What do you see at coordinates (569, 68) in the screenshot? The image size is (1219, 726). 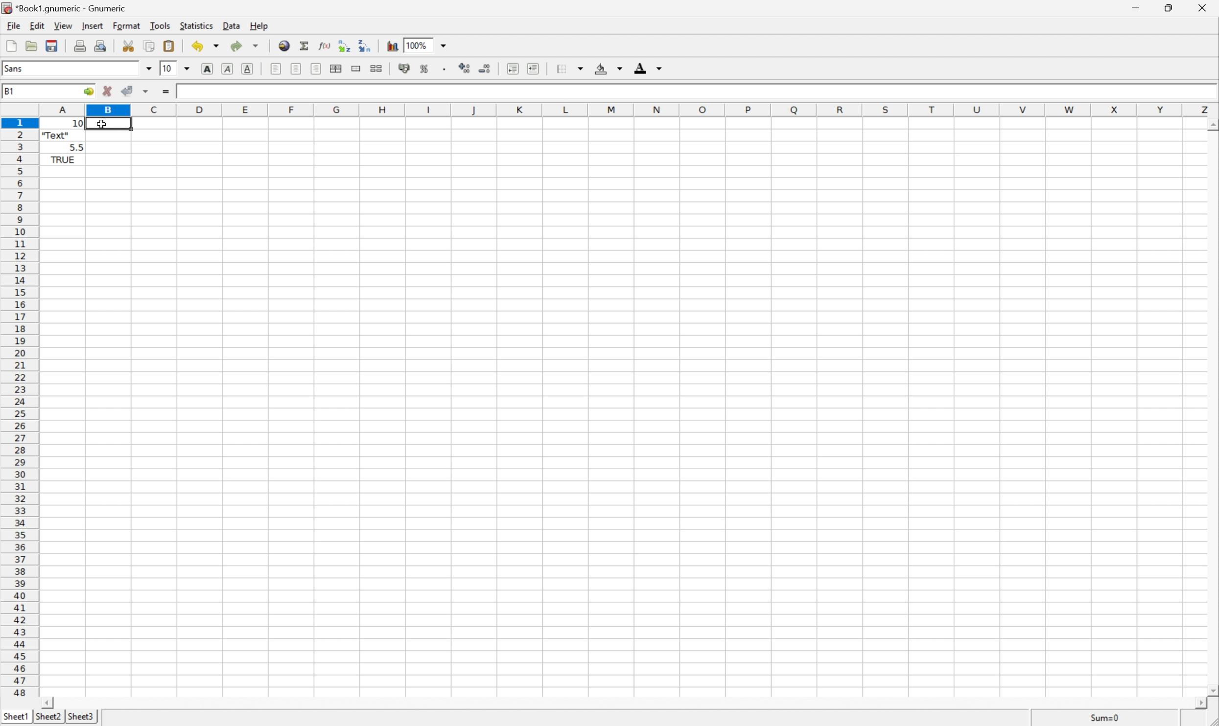 I see `Borders` at bounding box center [569, 68].